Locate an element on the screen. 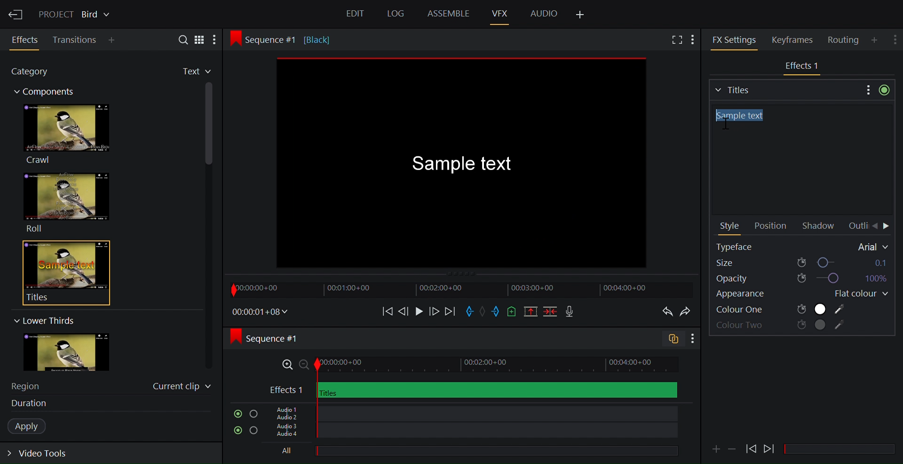 The image size is (903, 464). Delete/cut is located at coordinates (551, 312).